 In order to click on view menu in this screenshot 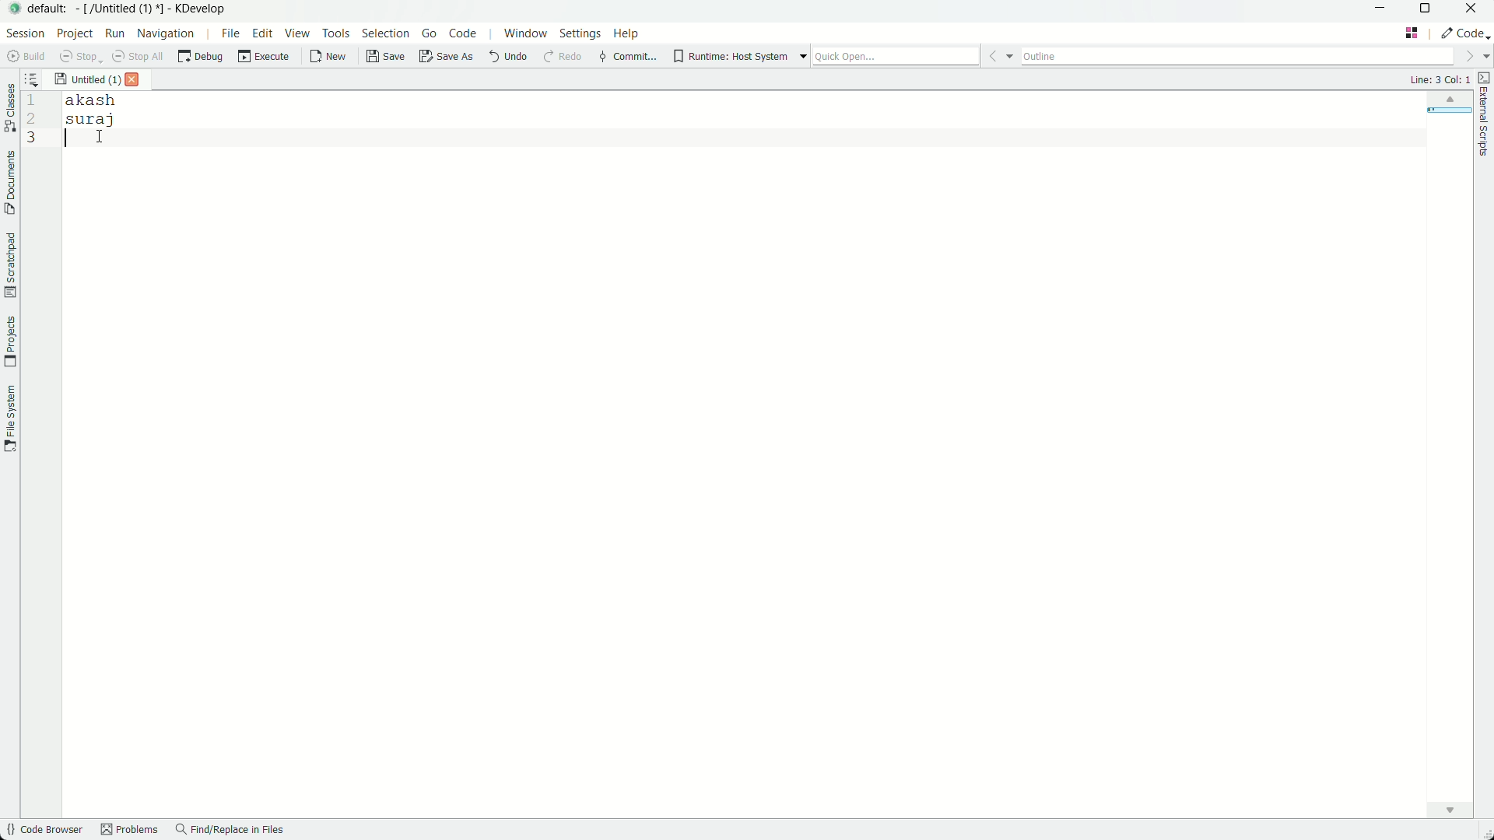, I will do `click(298, 35)`.